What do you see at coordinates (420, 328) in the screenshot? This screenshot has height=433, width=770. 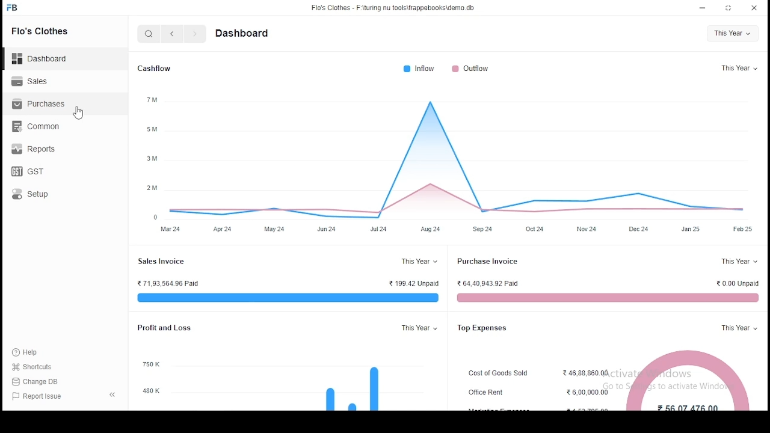 I see `this year` at bounding box center [420, 328].